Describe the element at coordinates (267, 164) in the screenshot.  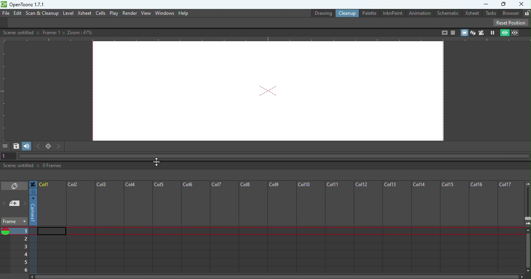
I see `Status bar` at that location.